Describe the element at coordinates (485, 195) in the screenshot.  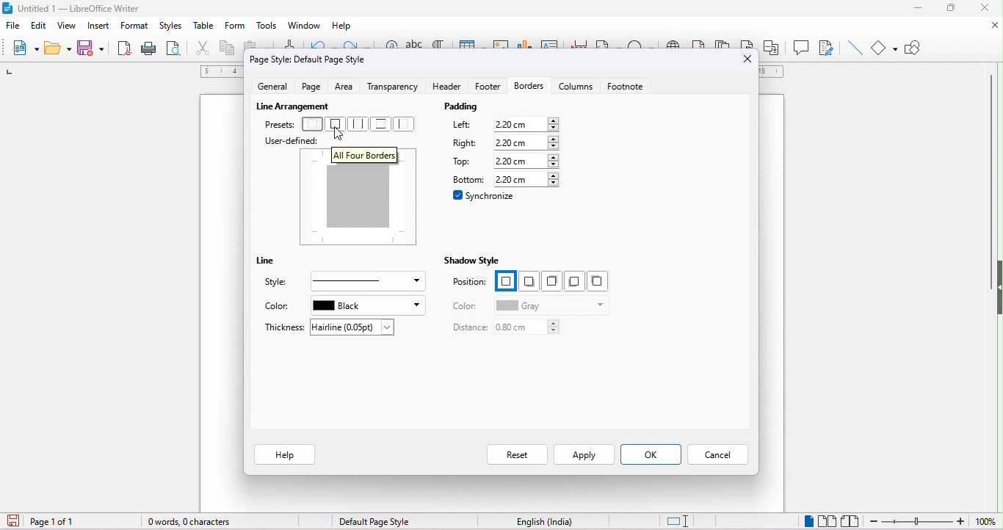
I see `synchronize` at that location.